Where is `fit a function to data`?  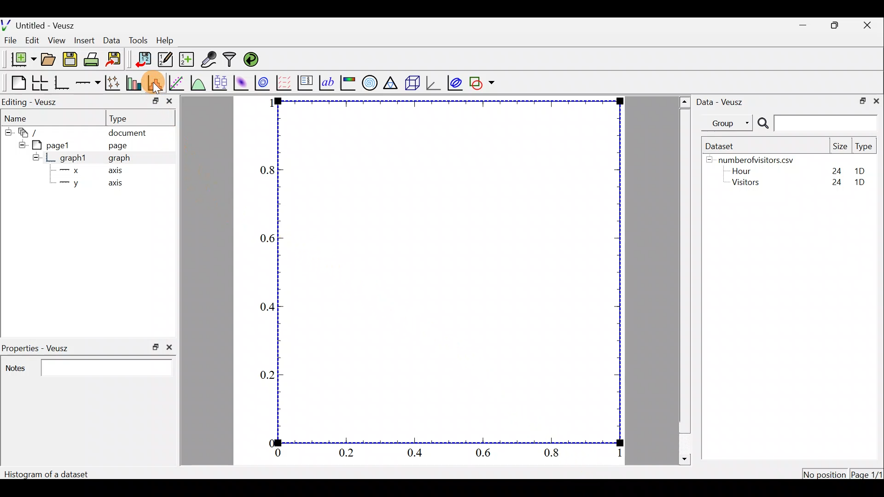 fit a function to data is located at coordinates (179, 83).